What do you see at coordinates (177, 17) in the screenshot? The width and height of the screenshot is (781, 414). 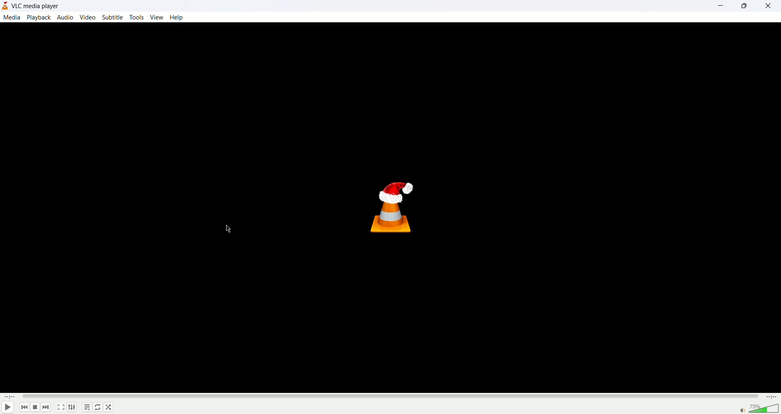 I see `help` at bounding box center [177, 17].